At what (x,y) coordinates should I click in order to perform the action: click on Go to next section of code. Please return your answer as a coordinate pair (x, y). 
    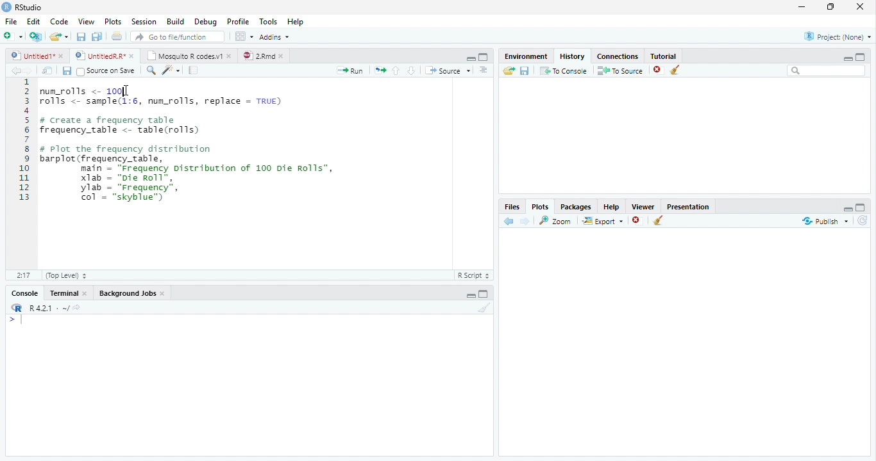
    Looking at the image, I should click on (412, 70).